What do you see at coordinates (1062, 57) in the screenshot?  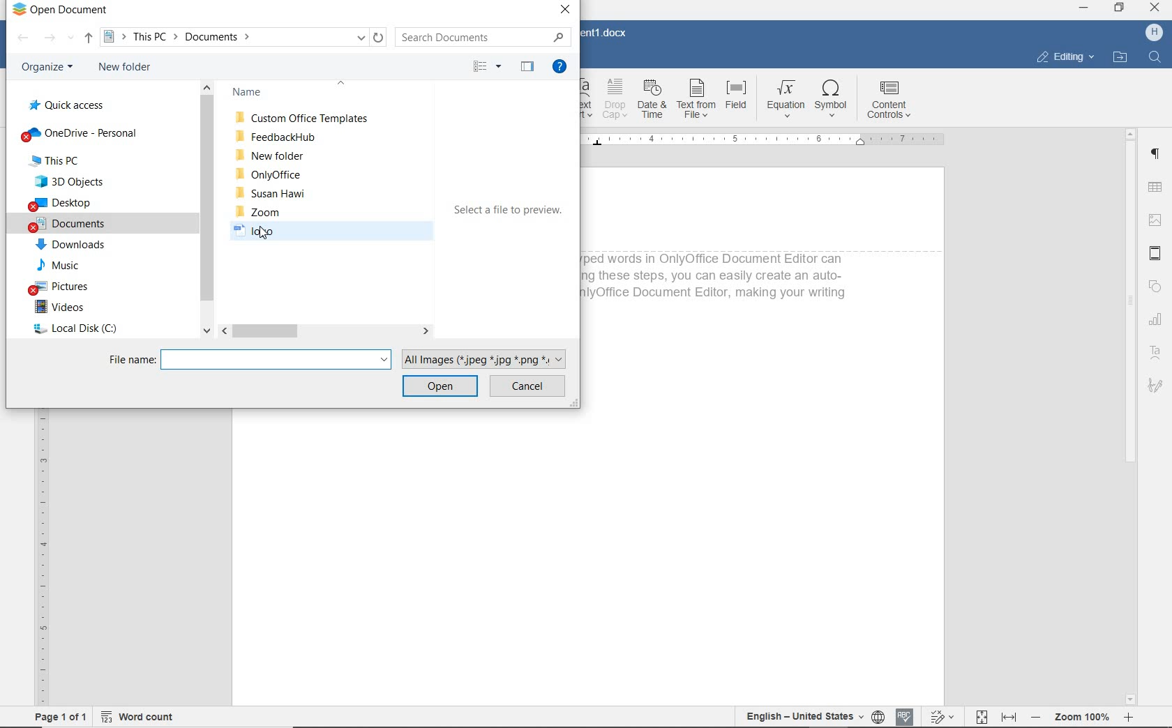 I see `Editing` at bounding box center [1062, 57].